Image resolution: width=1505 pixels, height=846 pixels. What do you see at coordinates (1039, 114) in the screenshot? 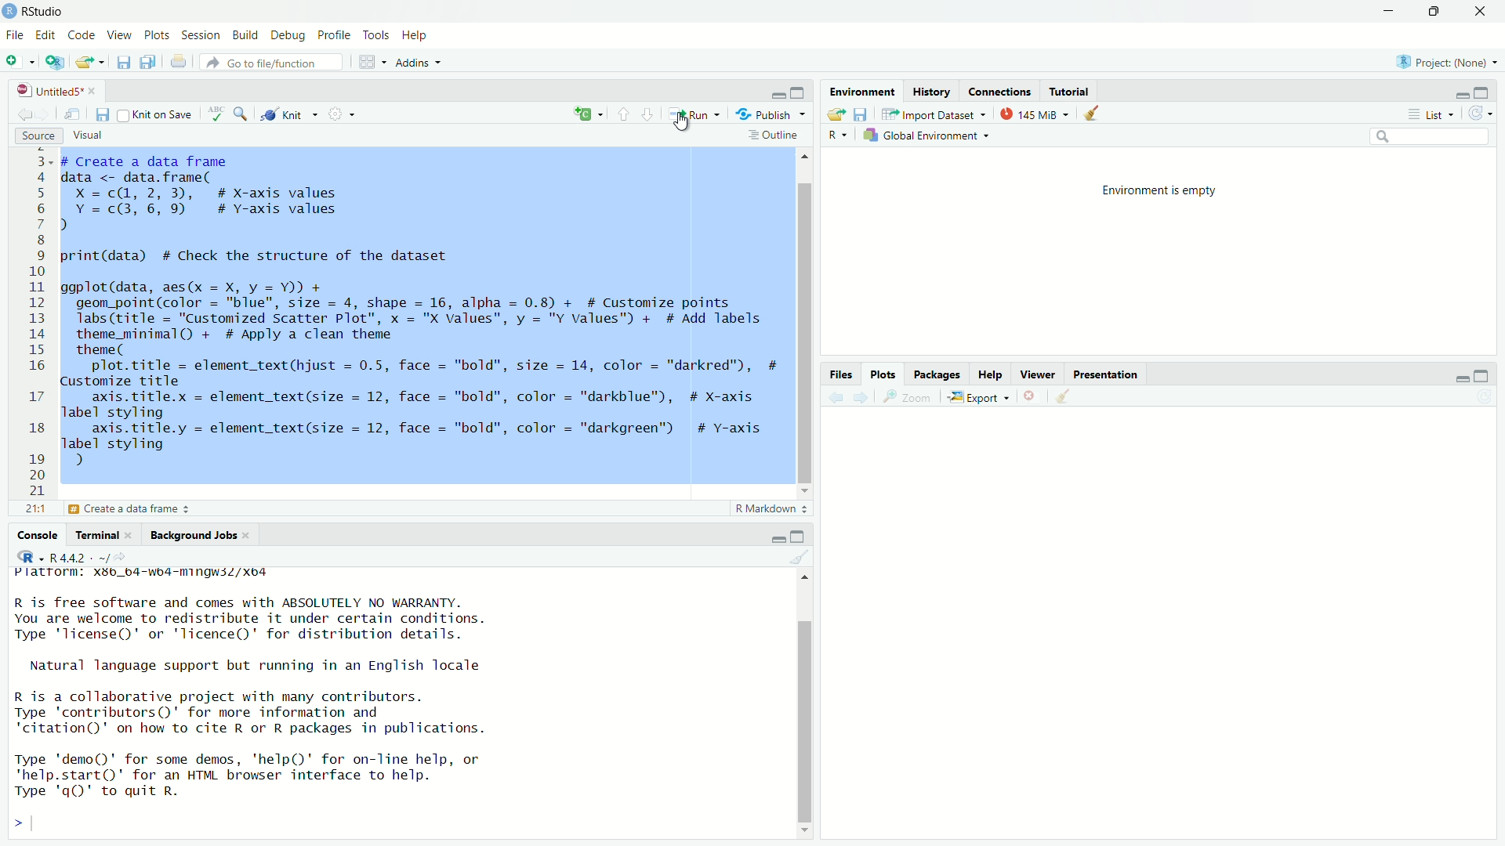
I see `145Mb used by the R session` at bounding box center [1039, 114].